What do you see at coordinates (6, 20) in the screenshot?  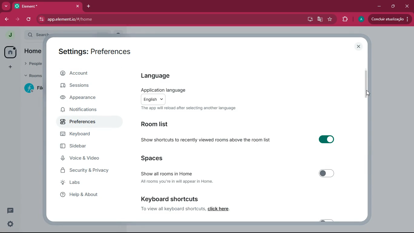 I see `back` at bounding box center [6, 20].